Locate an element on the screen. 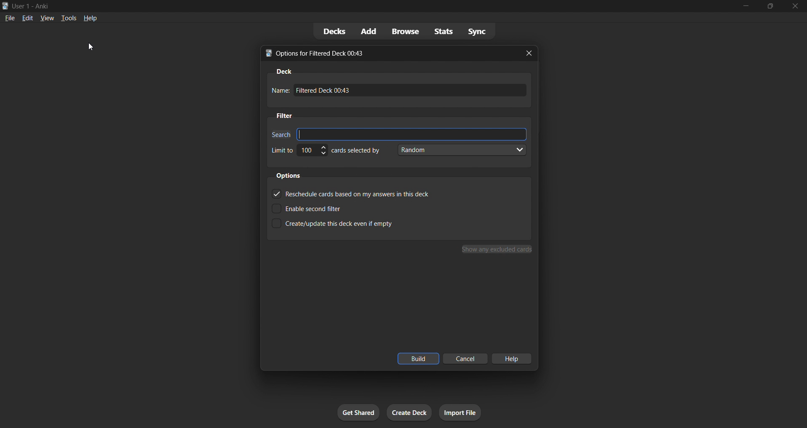 The width and height of the screenshot is (807, 428). filter input field is located at coordinates (279, 133).